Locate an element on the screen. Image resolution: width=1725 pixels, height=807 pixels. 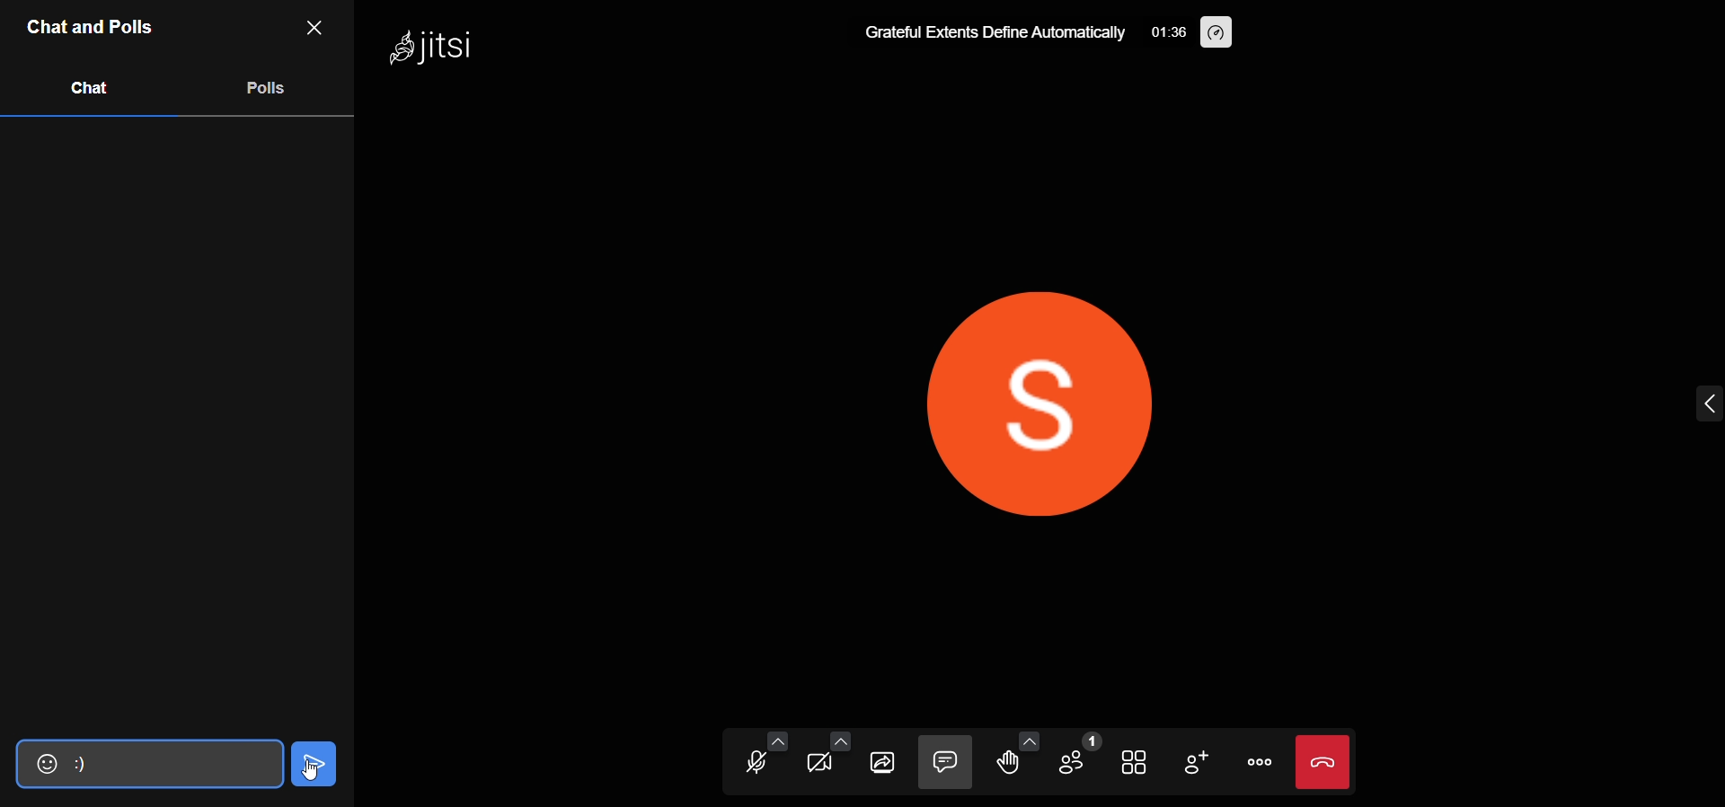
raise hand is located at coordinates (1010, 765).